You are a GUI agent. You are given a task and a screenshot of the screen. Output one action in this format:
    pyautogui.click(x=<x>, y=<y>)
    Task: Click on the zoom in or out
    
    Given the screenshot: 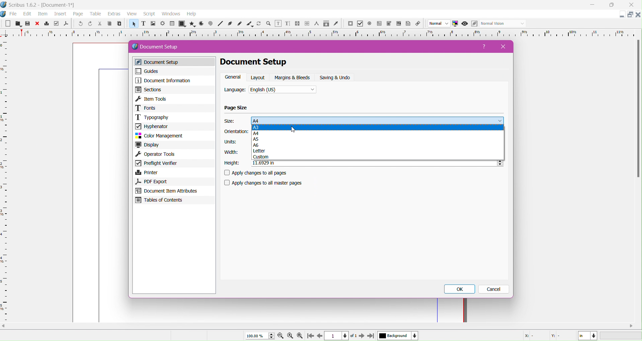 What is the action you would take?
    pyautogui.click(x=269, y=24)
    